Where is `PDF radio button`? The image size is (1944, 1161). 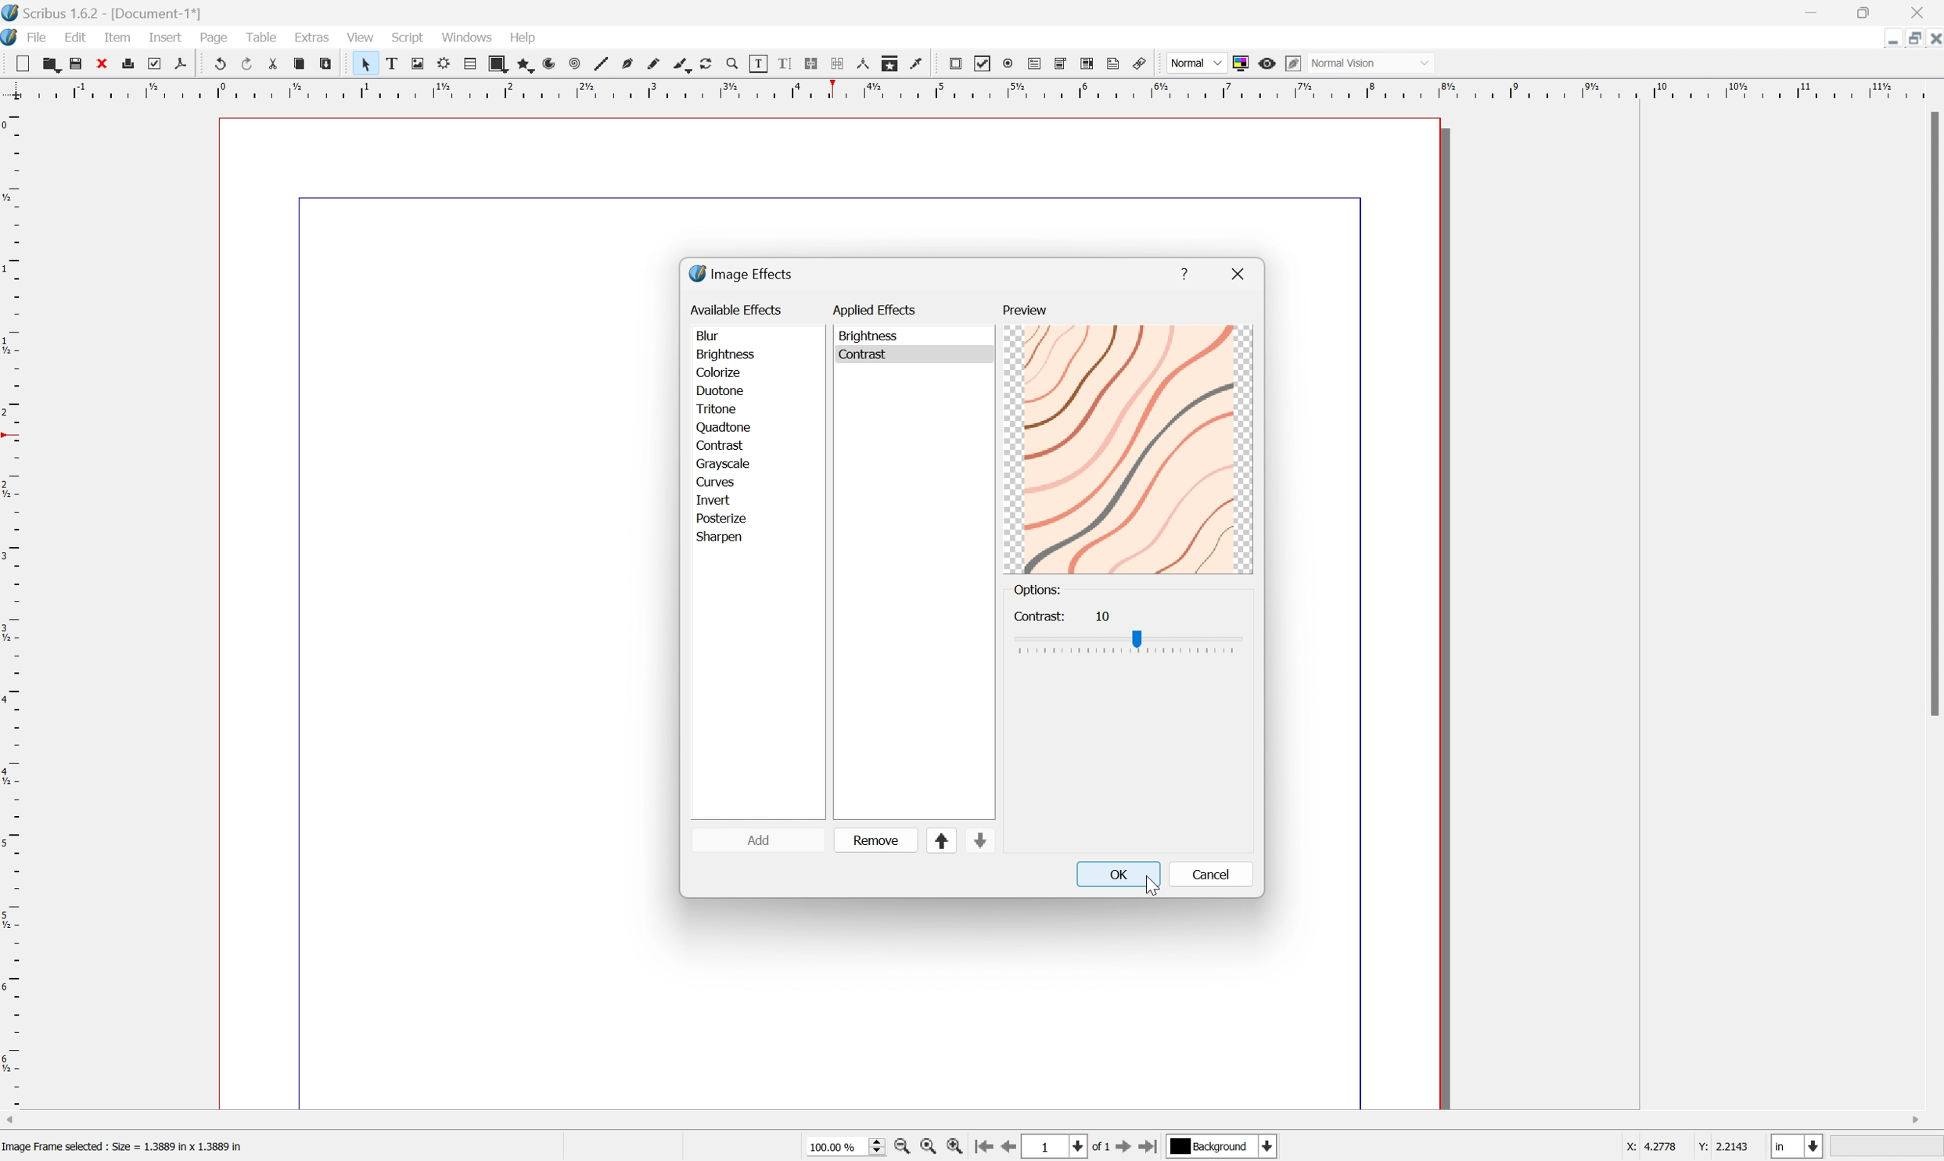
PDF radio button is located at coordinates (1008, 64).